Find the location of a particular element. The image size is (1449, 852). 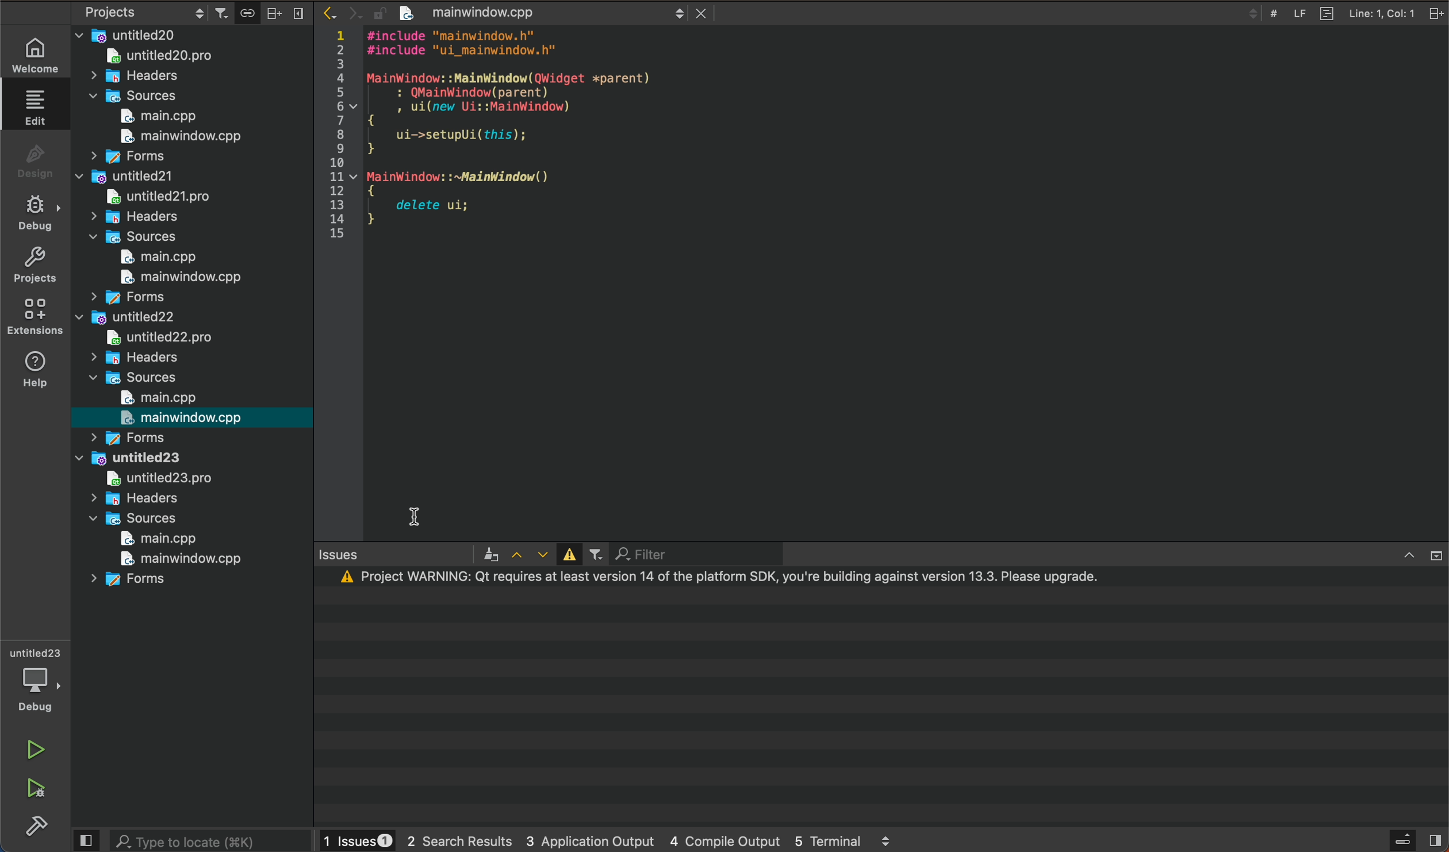

untitled23 pro is located at coordinates (149, 480).